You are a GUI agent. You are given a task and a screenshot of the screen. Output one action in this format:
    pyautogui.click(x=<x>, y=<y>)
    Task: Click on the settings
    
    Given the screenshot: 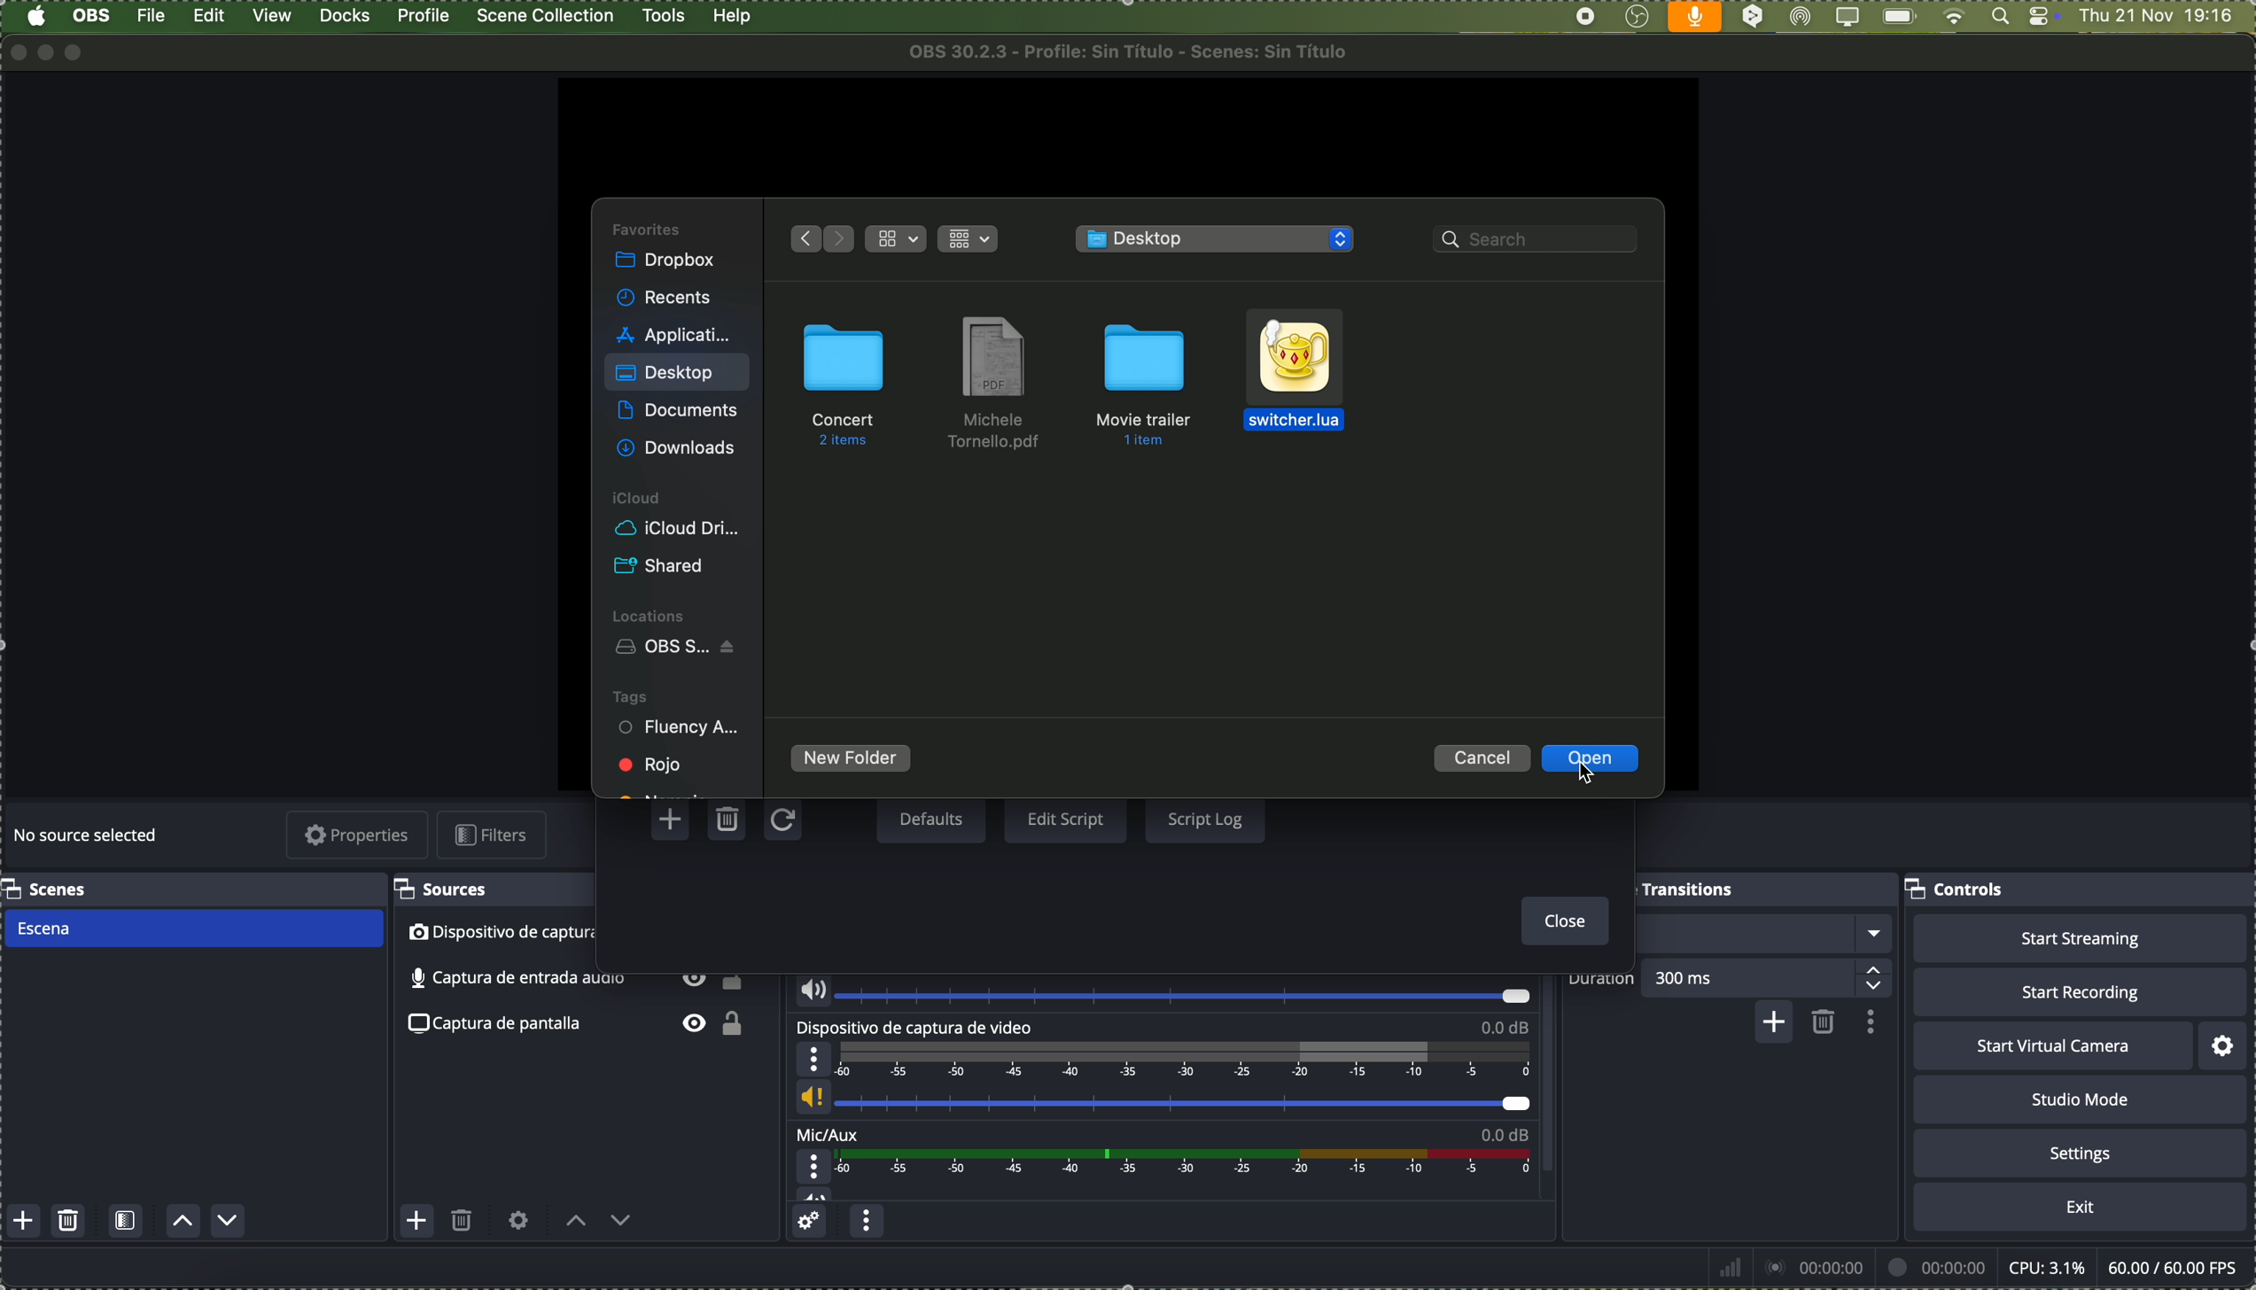 What is the action you would take?
    pyautogui.click(x=2081, y=1152)
    